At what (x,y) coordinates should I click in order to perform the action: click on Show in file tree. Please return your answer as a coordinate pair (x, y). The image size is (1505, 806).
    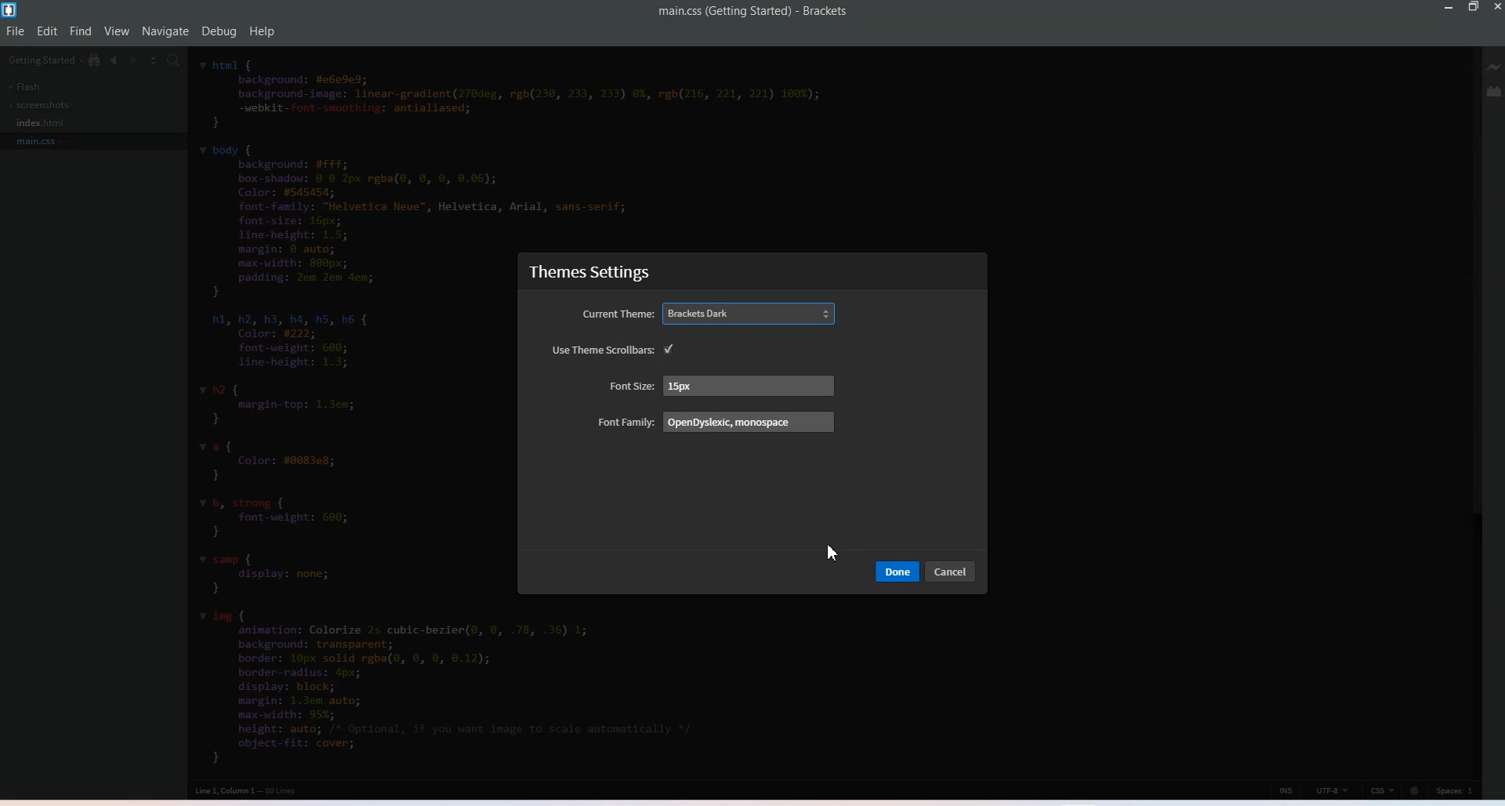
    Looking at the image, I should click on (95, 60).